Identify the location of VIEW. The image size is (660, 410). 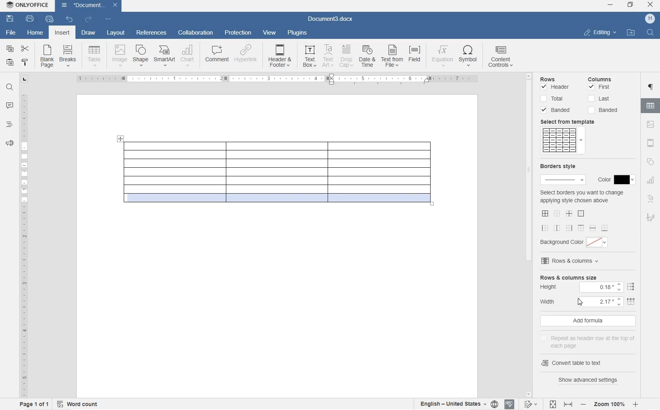
(270, 33).